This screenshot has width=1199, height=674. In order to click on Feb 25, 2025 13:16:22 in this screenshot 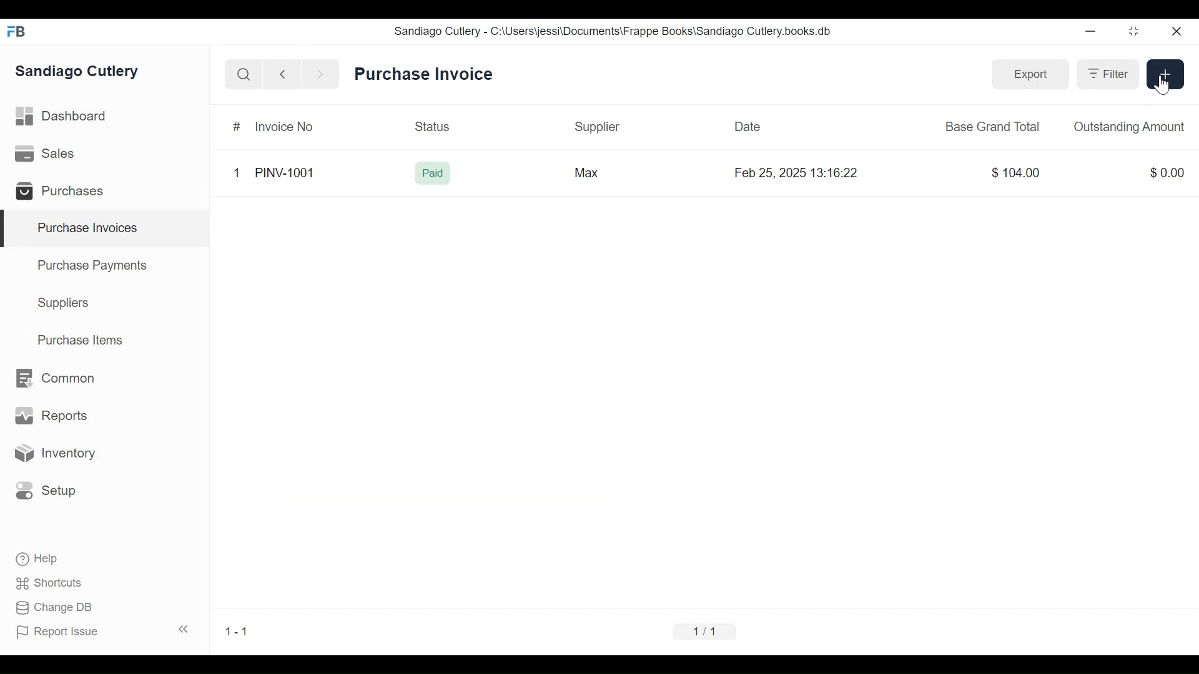, I will do `click(799, 173)`.